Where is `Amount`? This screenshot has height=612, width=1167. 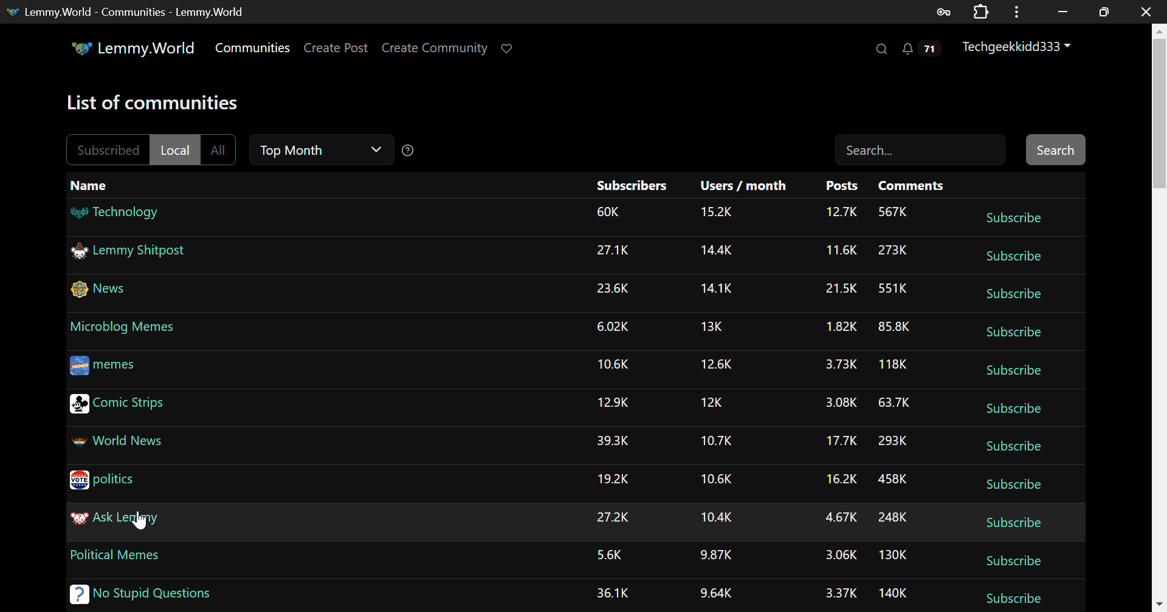 Amount is located at coordinates (610, 594).